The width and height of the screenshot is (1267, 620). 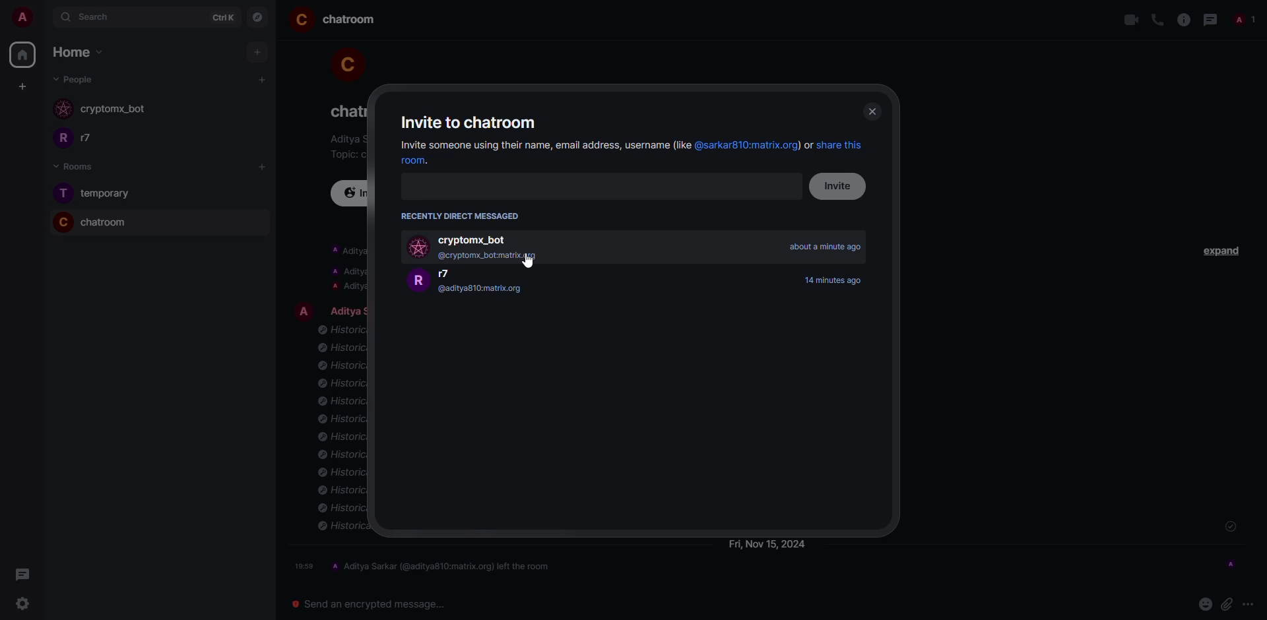 I want to click on add, so click(x=265, y=166).